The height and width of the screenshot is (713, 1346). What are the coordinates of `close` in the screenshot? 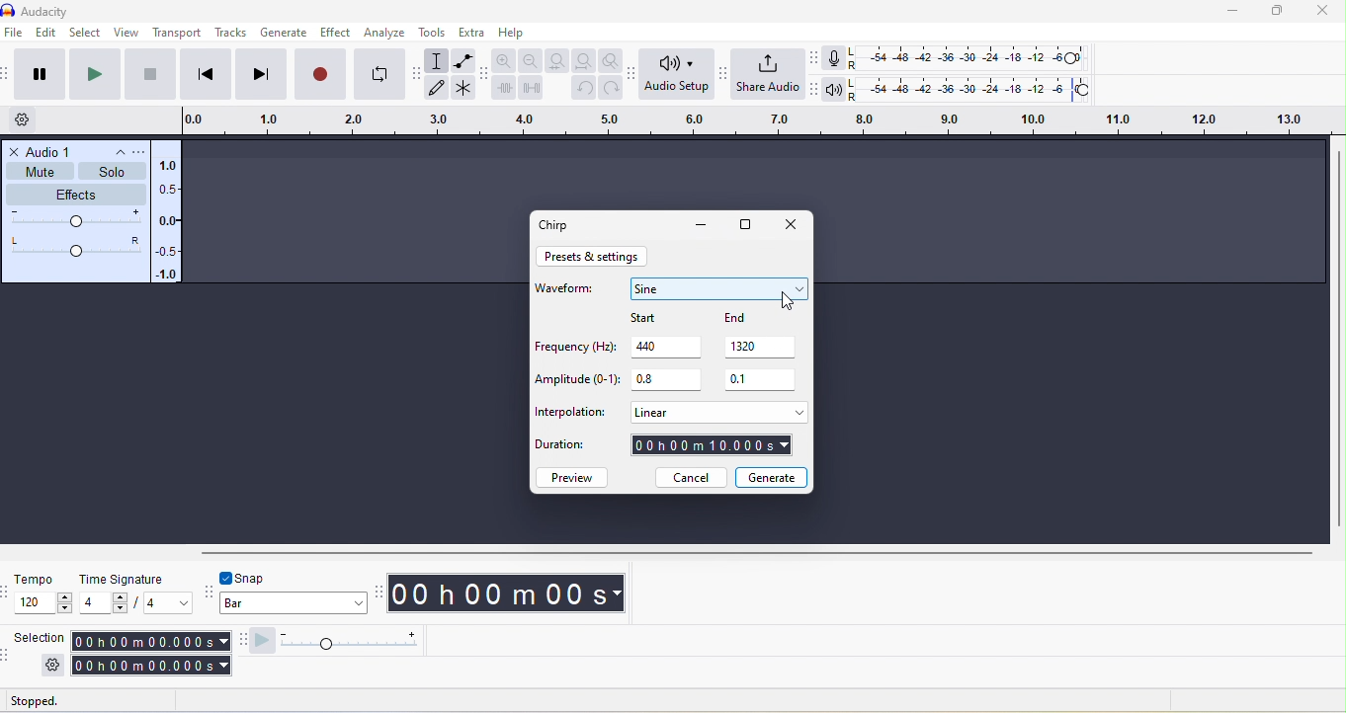 It's located at (791, 226).